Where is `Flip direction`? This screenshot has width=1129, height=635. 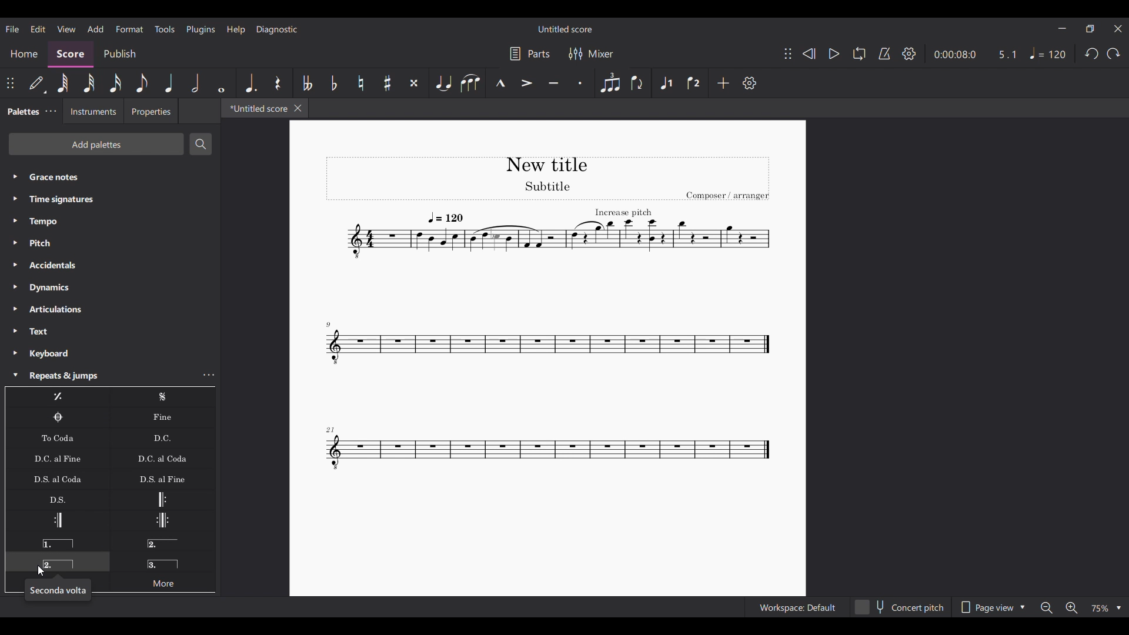
Flip direction is located at coordinates (638, 83).